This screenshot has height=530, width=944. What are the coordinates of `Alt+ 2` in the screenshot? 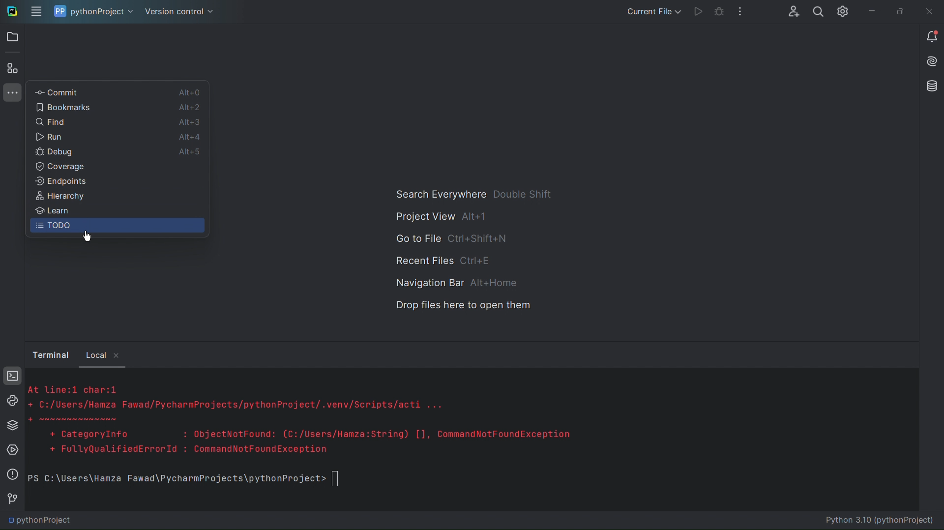 It's located at (187, 108).